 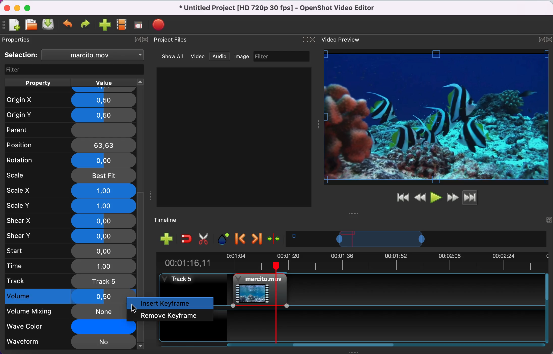 What do you see at coordinates (540, 38) in the screenshot?
I see `maximize` at bounding box center [540, 38].